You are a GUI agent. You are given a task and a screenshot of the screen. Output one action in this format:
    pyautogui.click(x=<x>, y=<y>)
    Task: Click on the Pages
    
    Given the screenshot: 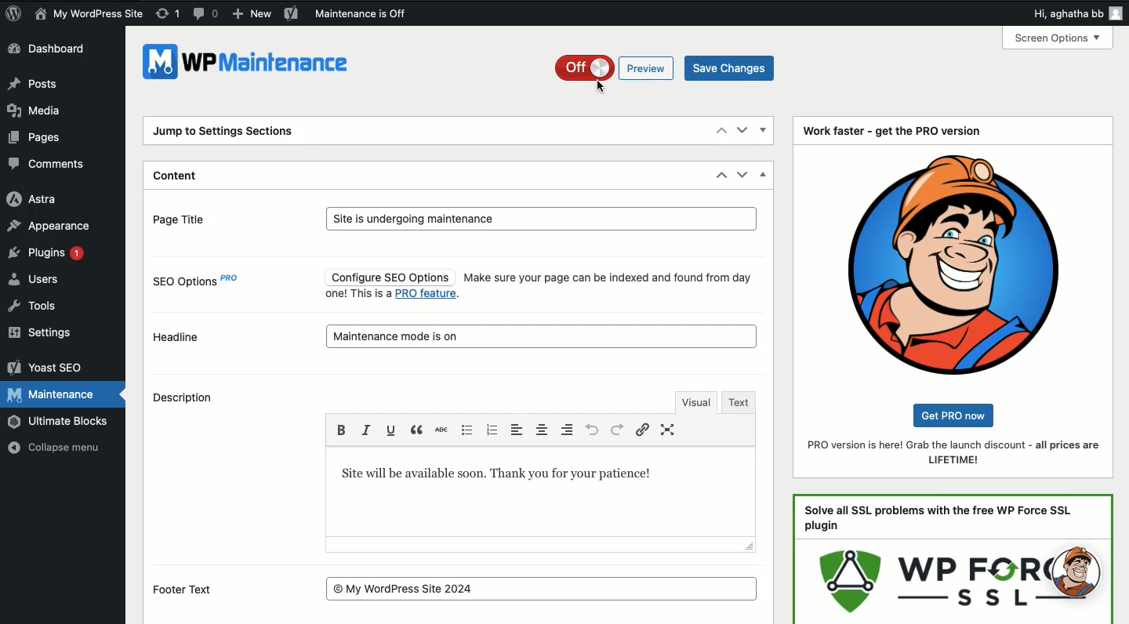 What is the action you would take?
    pyautogui.click(x=38, y=139)
    